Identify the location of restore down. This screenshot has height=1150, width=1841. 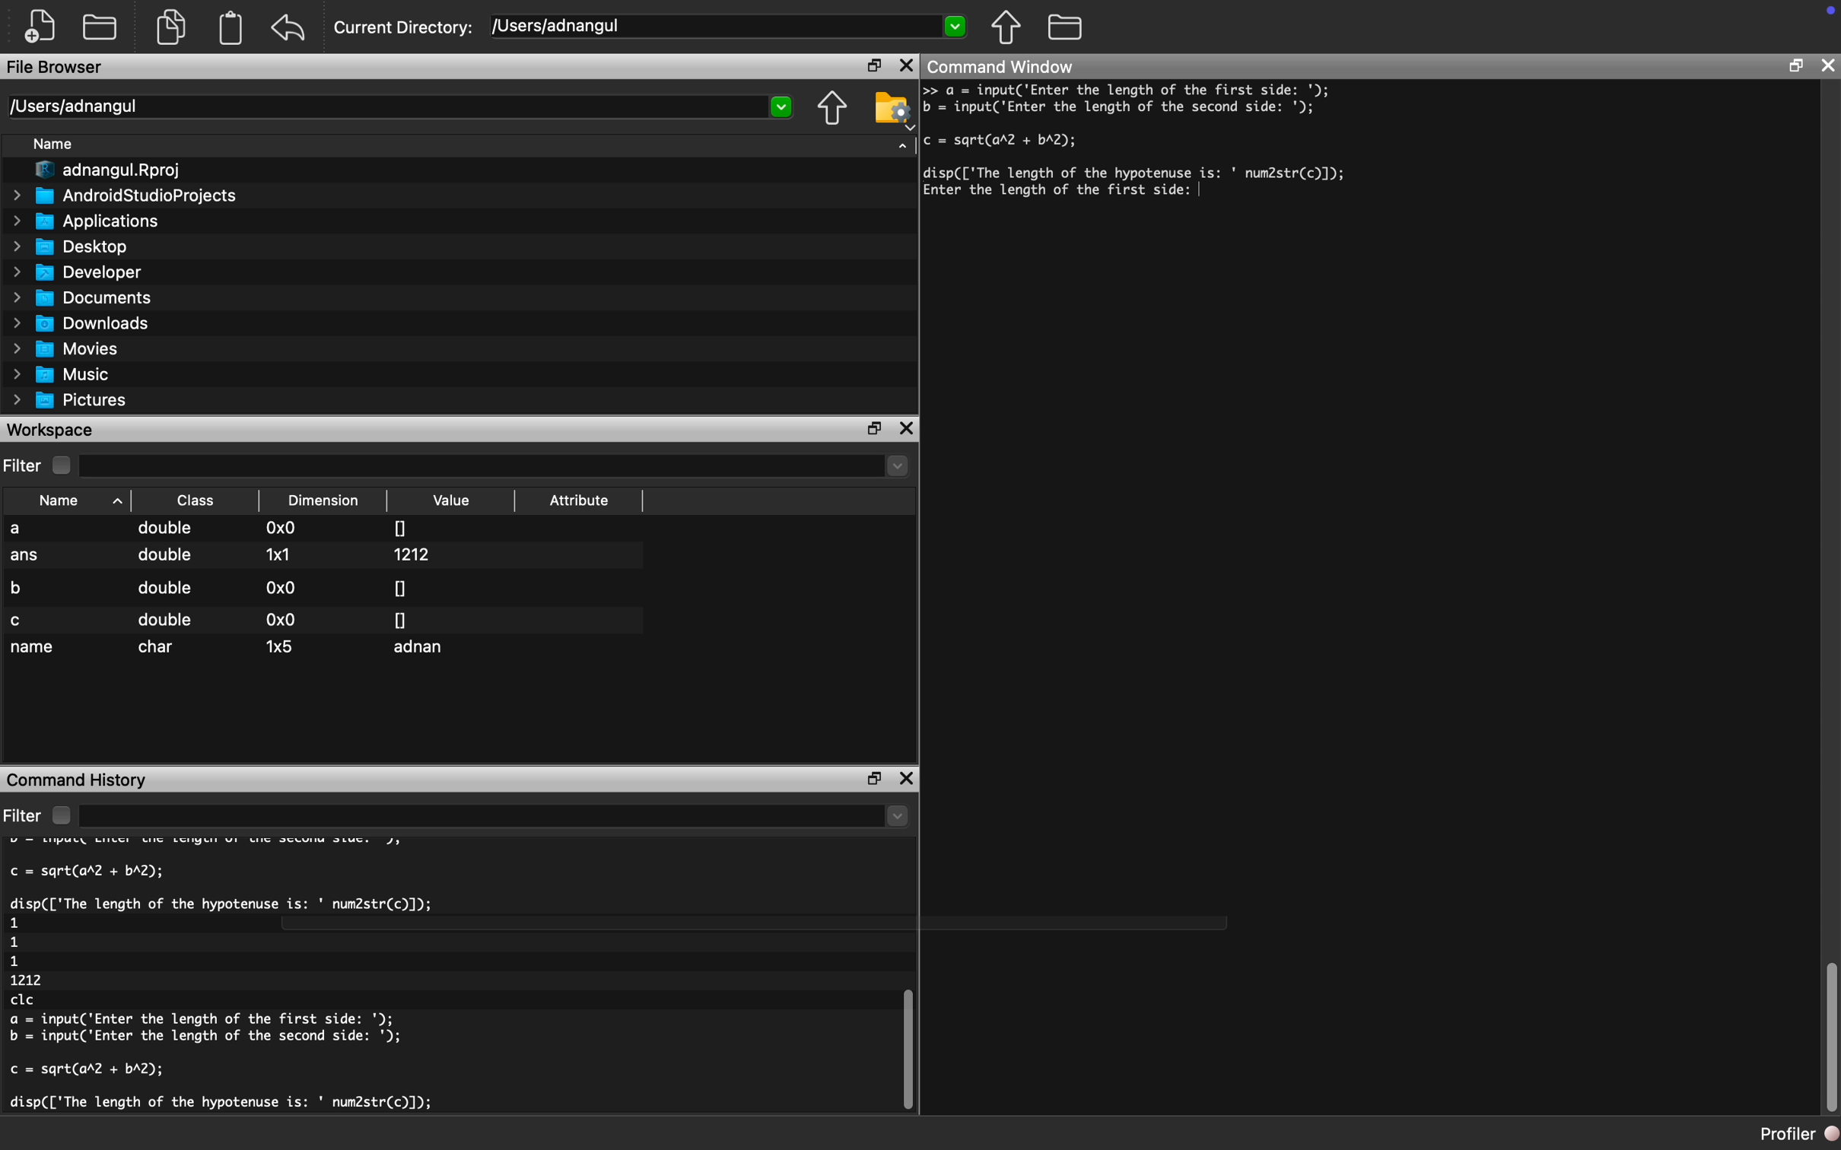
(1795, 68).